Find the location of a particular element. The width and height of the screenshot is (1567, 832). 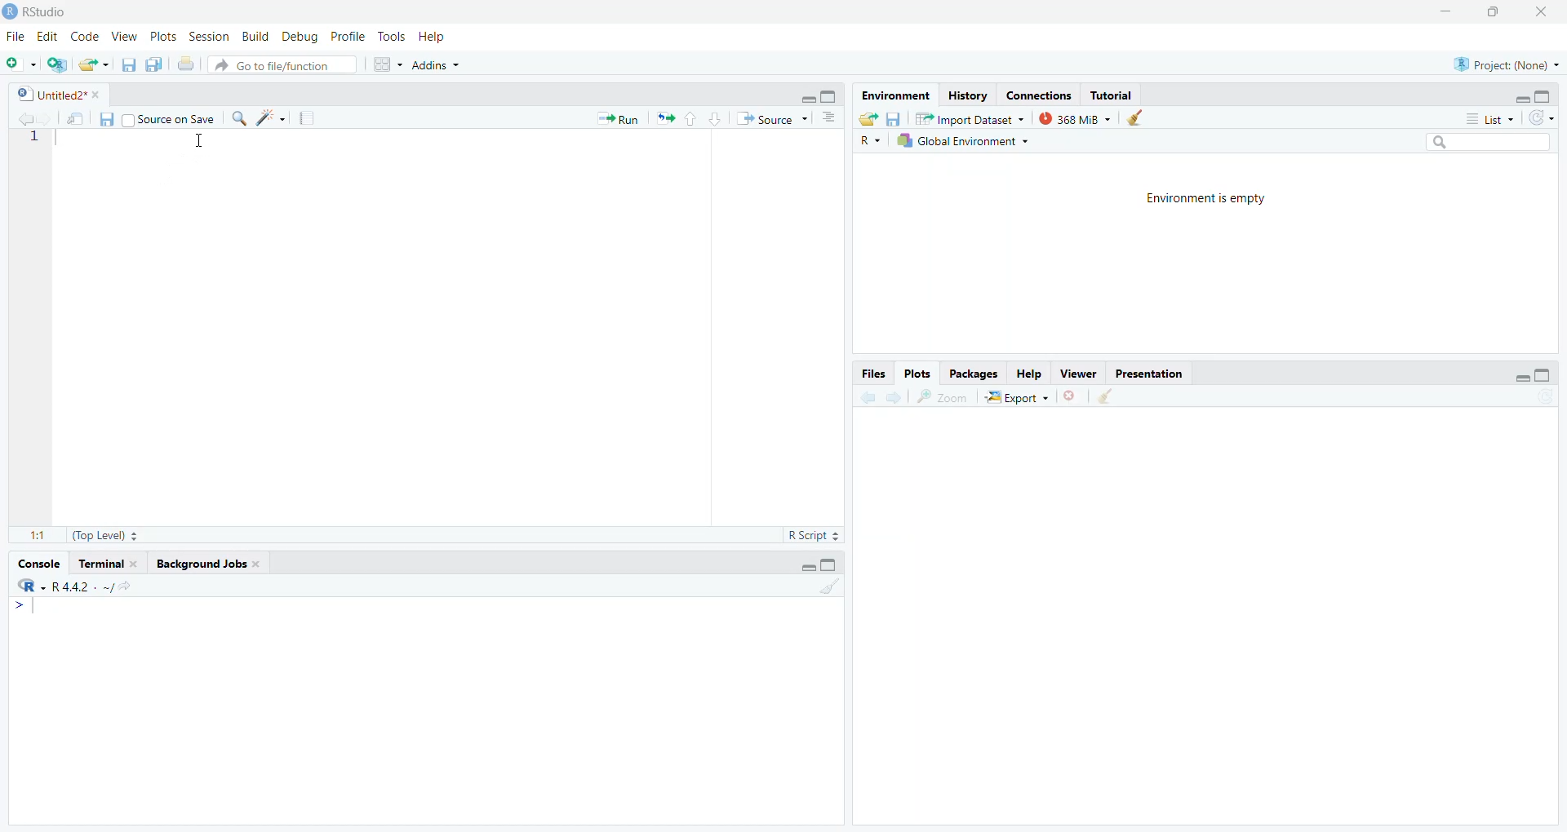

e Tools is located at coordinates (390, 36).